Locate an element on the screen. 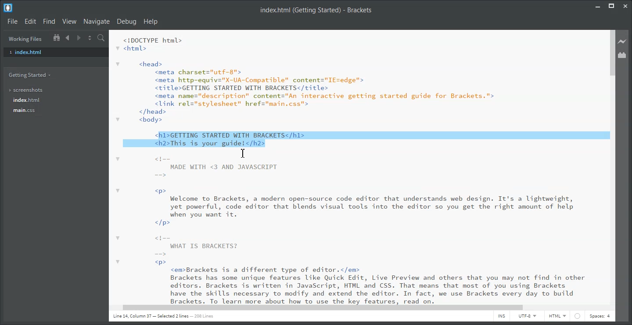 Image resolution: width=632 pixels, height=325 pixels. Debug is located at coordinates (127, 22).